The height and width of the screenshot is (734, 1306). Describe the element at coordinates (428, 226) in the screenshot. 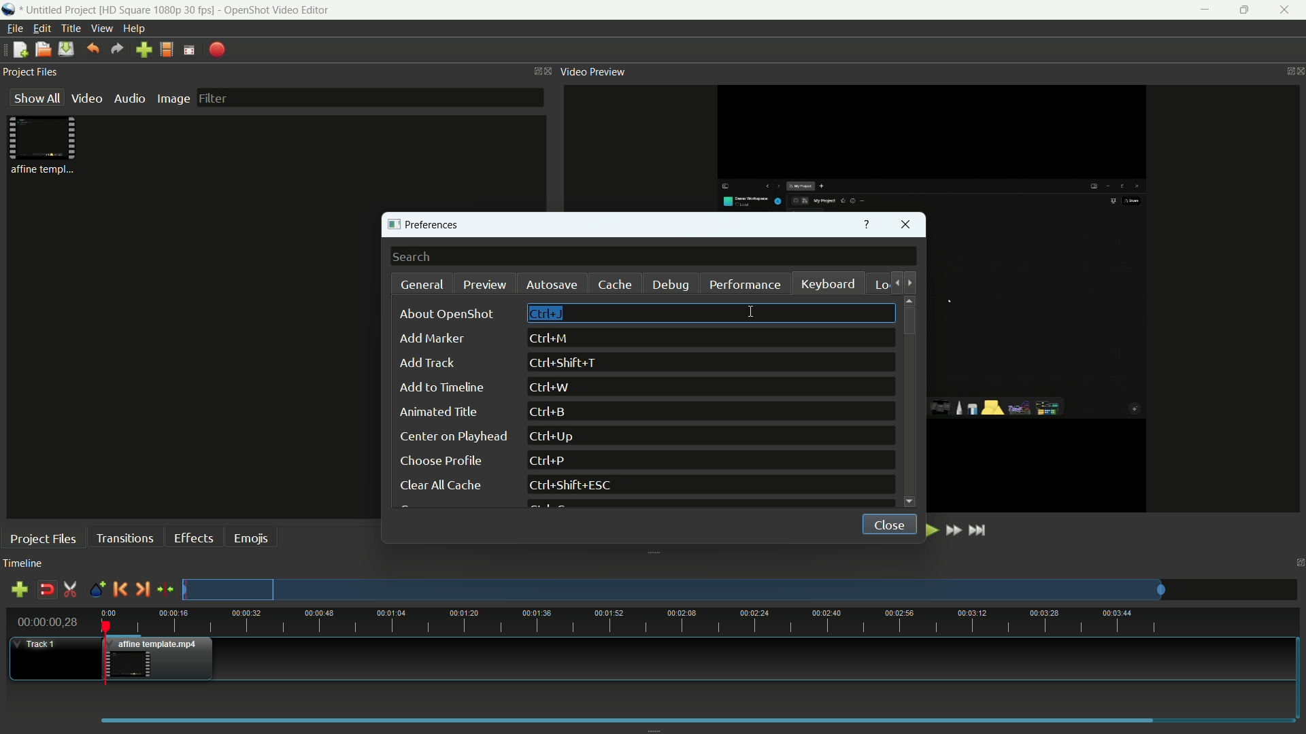

I see `preferences` at that location.